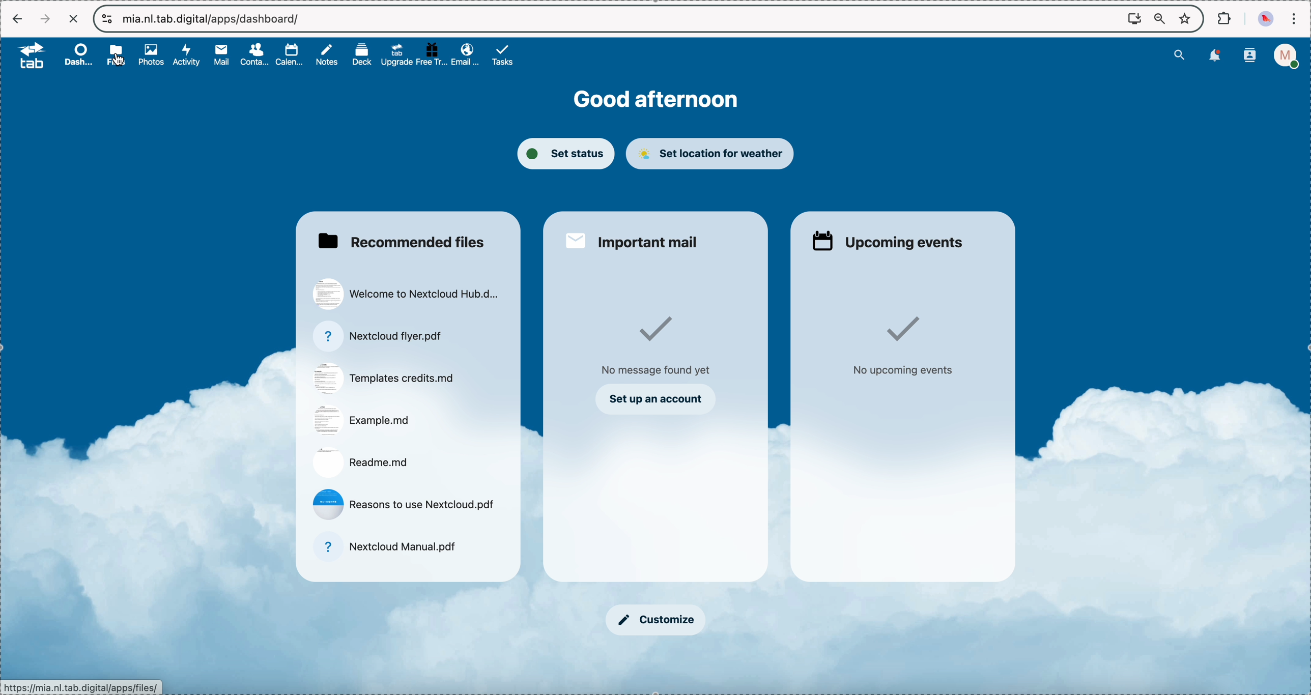  What do you see at coordinates (256, 55) in the screenshot?
I see `contacts` at bounding box center [256, 55].